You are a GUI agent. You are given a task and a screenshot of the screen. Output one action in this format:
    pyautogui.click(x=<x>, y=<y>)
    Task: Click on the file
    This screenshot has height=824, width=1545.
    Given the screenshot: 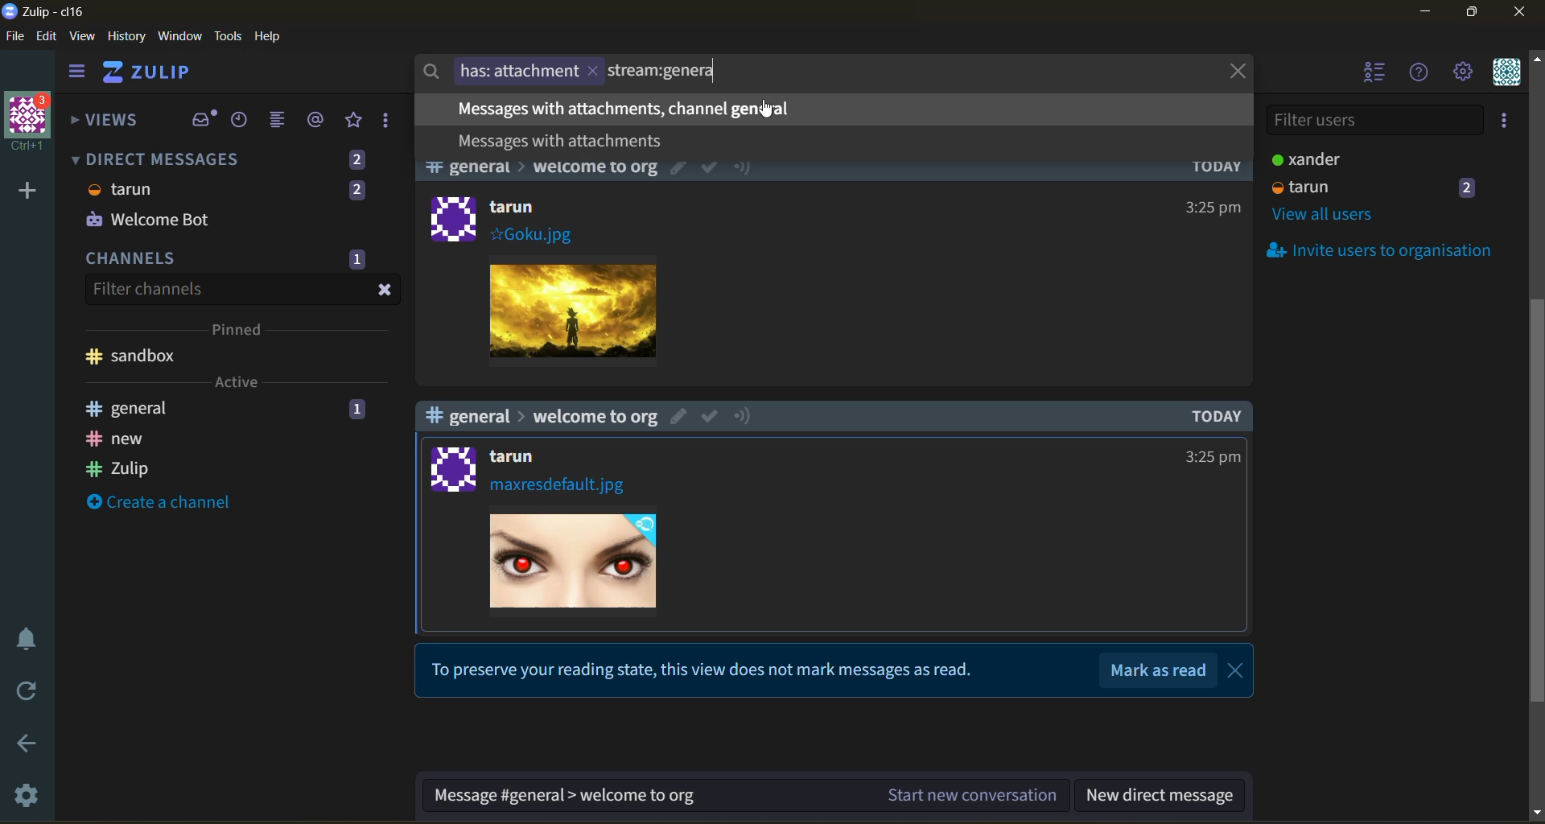 What is the action you would take?
    pyautogui.click(x=15, y=37)
    